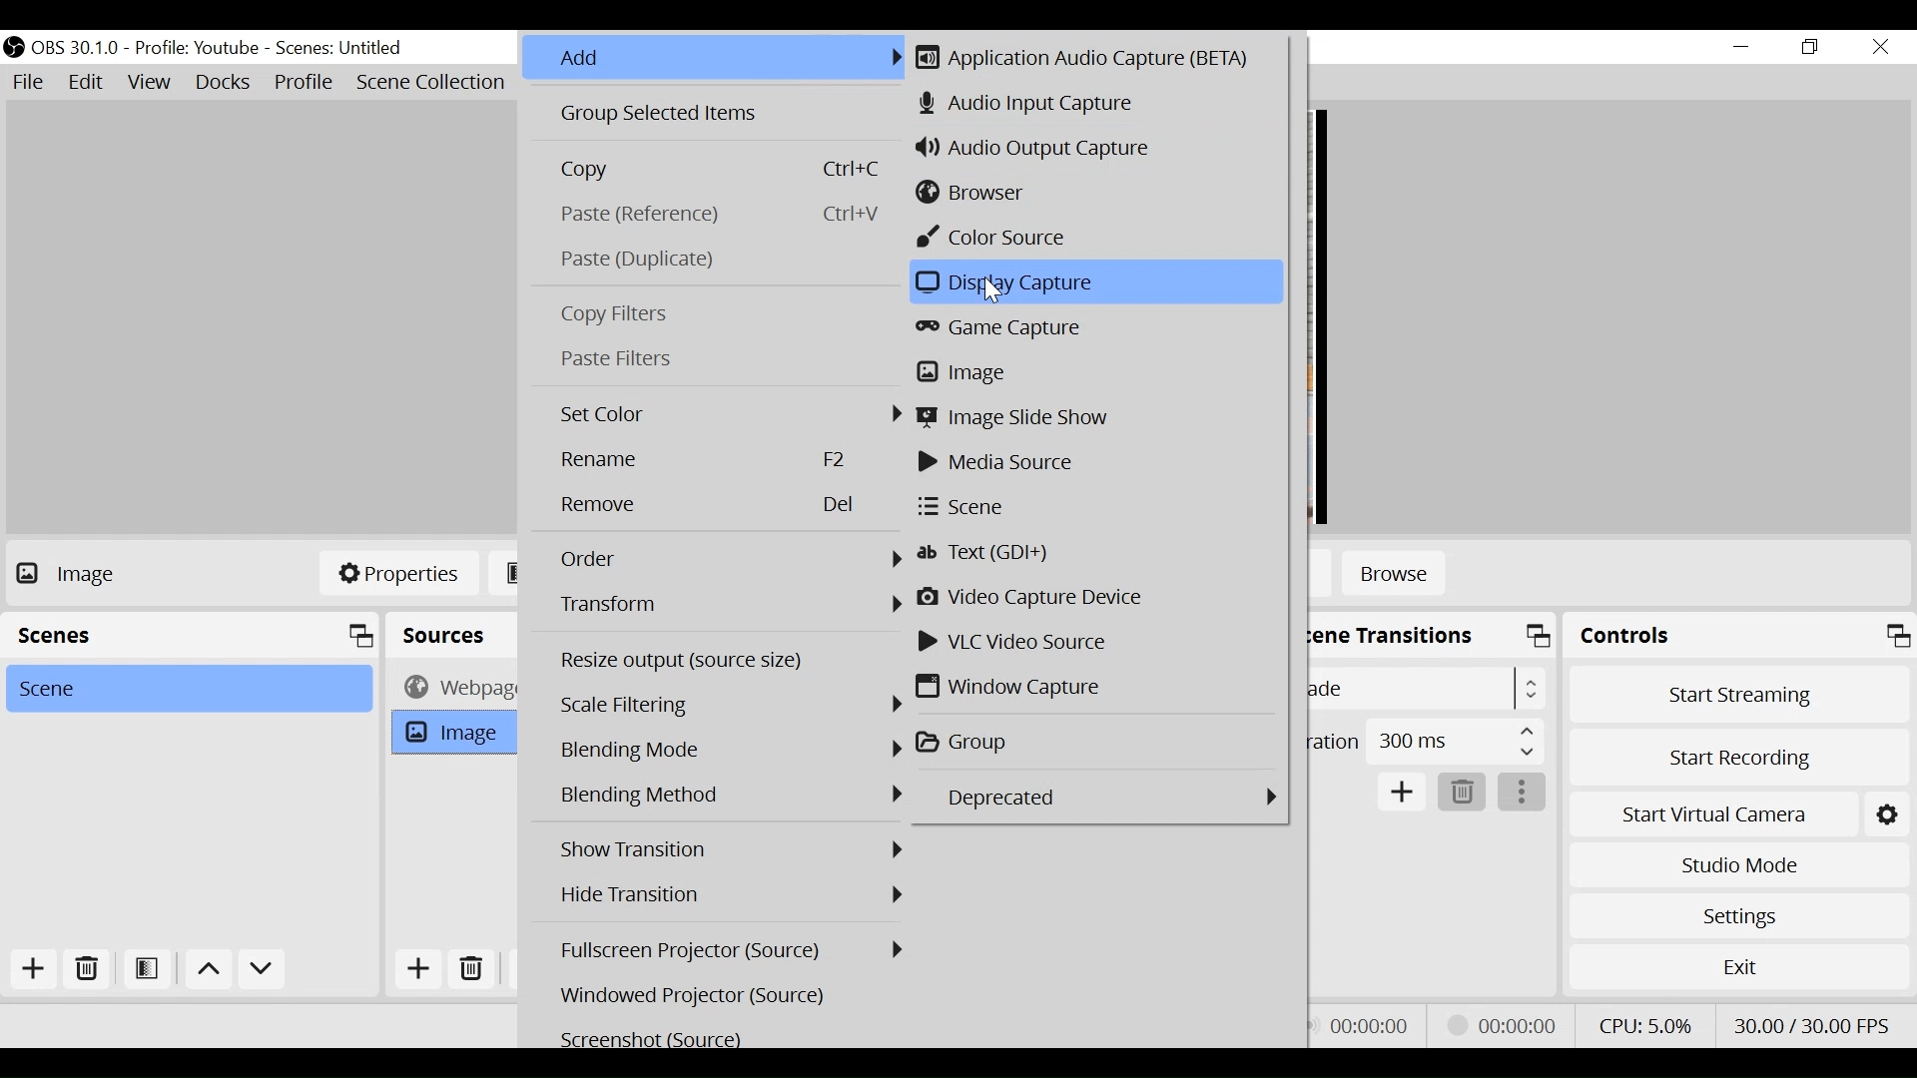 The image size is (1917, 1078). What do you see at coordinates (717, 358) in the screenshot?
I see `Paste Filters` at bounding box center [717, 358].